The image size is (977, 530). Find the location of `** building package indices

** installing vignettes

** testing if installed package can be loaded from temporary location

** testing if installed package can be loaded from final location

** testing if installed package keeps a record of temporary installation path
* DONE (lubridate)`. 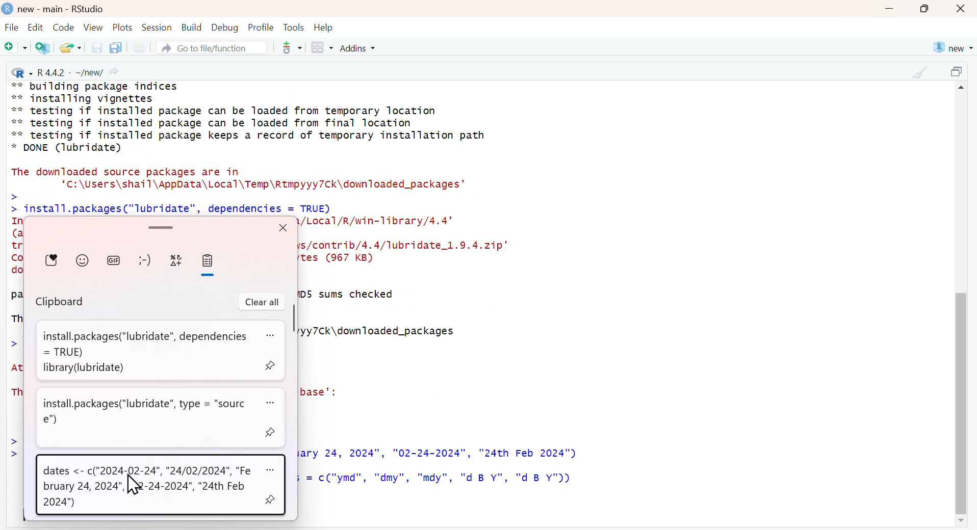

** building package indices

** installing vignettes

** testing if installed package can be loaded from temporary location

** testing if installed package can be loaded from final location

** testing if installed package keeps a record of temporary installation path
* DONE (lubridate) is located at coordinates (250, 117).